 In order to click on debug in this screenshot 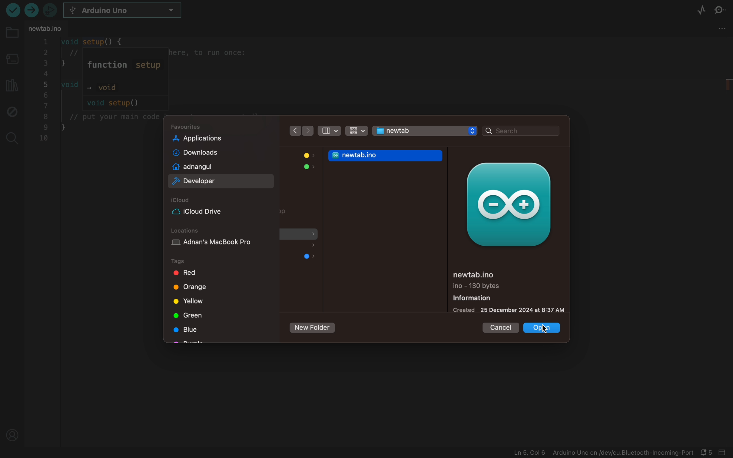, I will do `click(11, 111)`.